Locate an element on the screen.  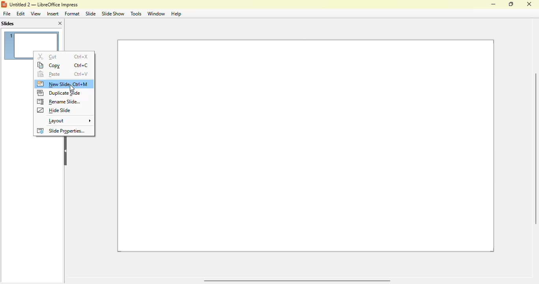
layout is located at coordinates (69, 120).